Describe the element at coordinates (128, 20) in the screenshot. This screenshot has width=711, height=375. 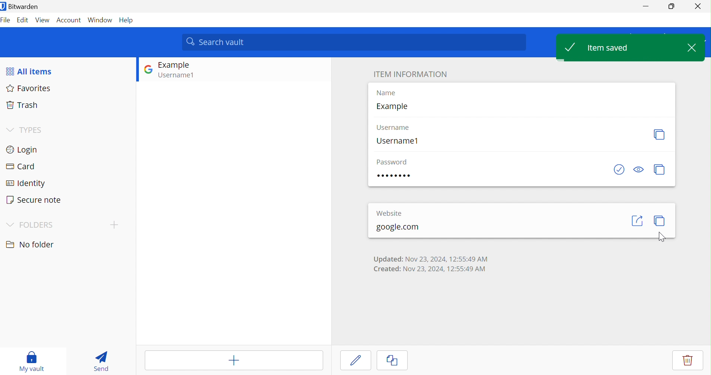
I see `Help` at that location.